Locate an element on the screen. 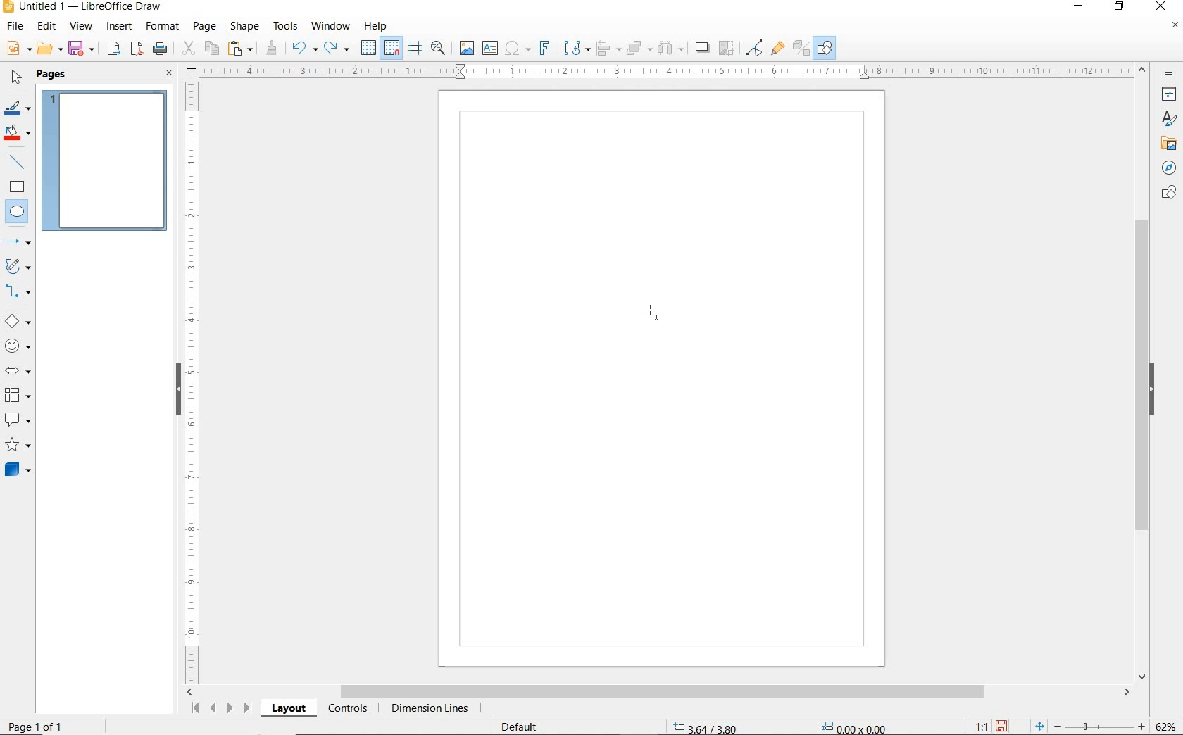  FILE NAME is located at coordinates (82, 8).